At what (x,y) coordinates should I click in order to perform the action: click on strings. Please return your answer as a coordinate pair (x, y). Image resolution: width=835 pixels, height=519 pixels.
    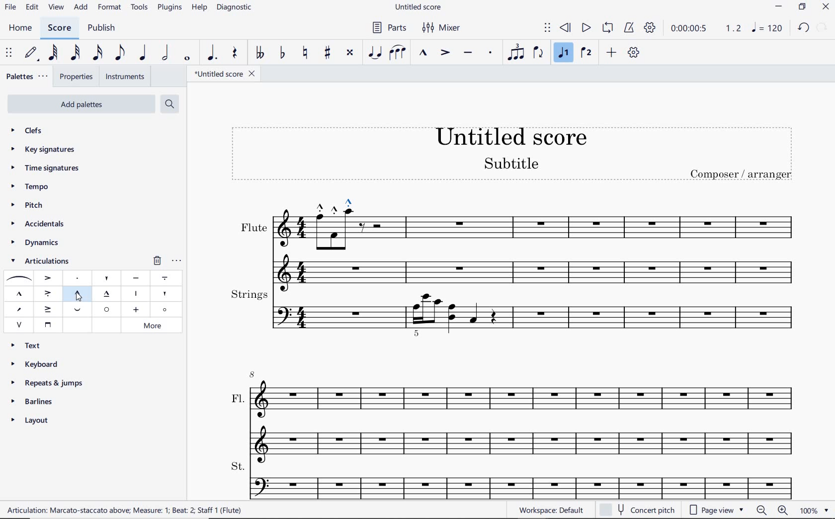
    Looking at the image, I should click on (513, 312).